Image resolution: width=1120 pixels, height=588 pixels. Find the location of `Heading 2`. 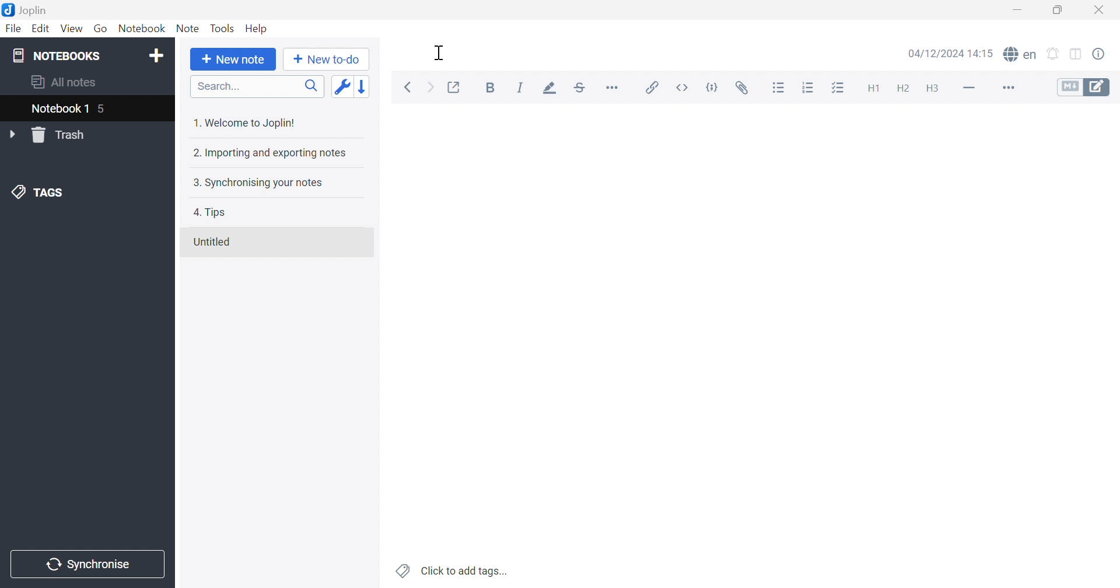

Heading 2 is located at coordinates (903, 89).